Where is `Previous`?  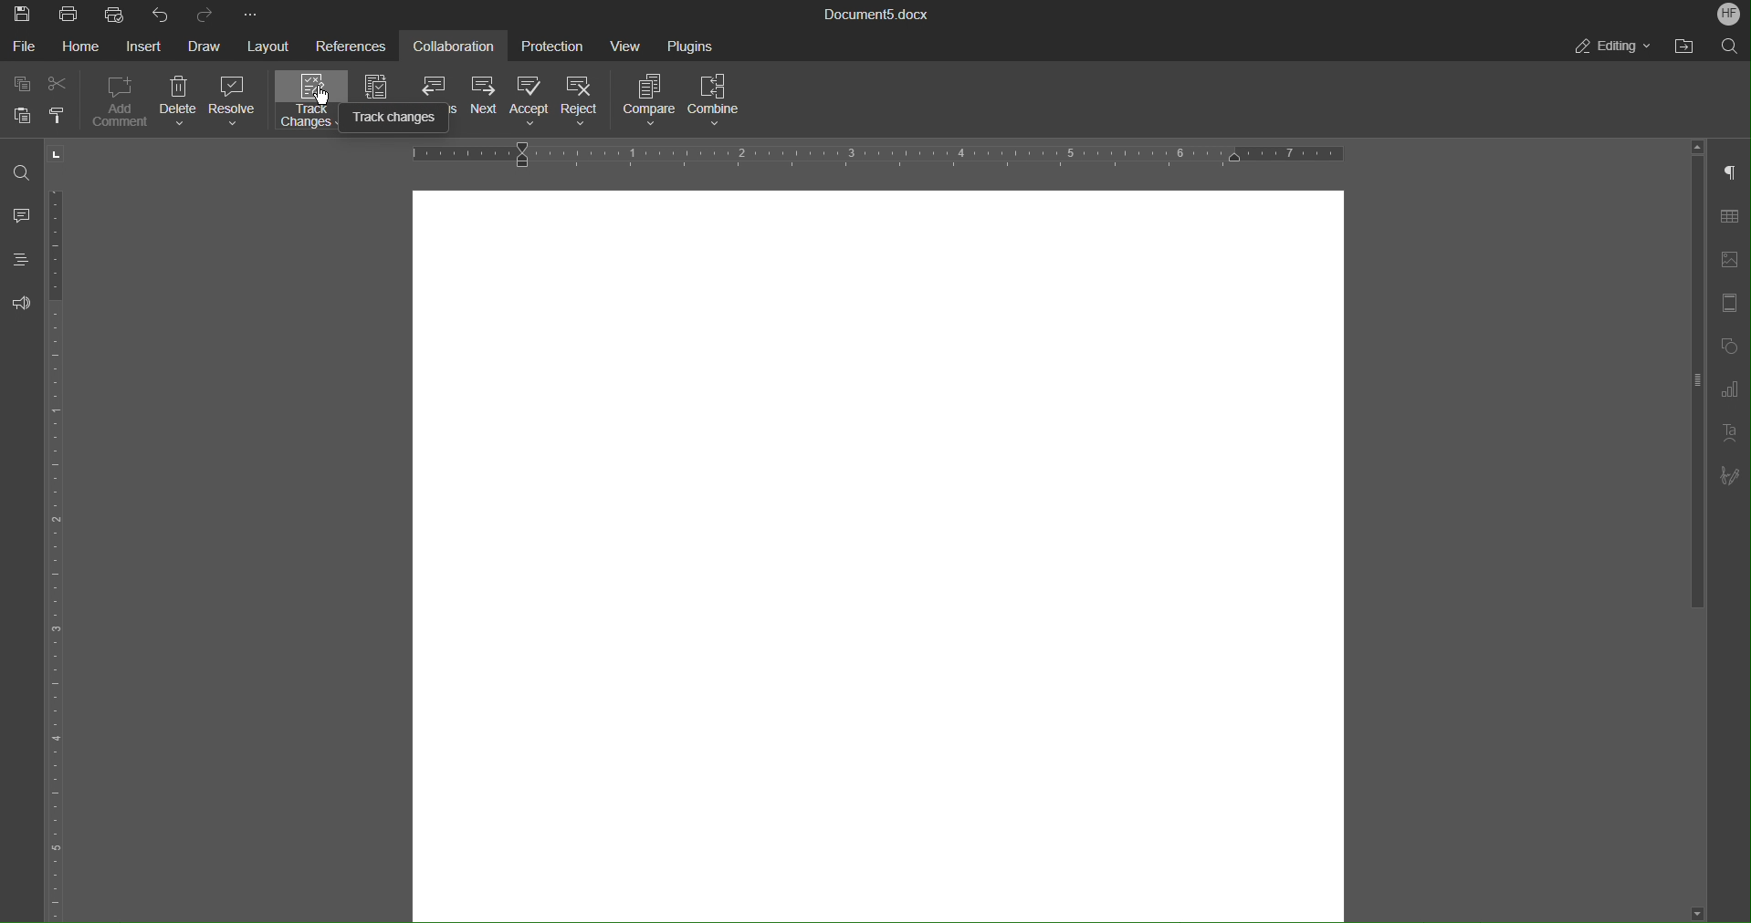
Previous is located at coordinates (438, 85).